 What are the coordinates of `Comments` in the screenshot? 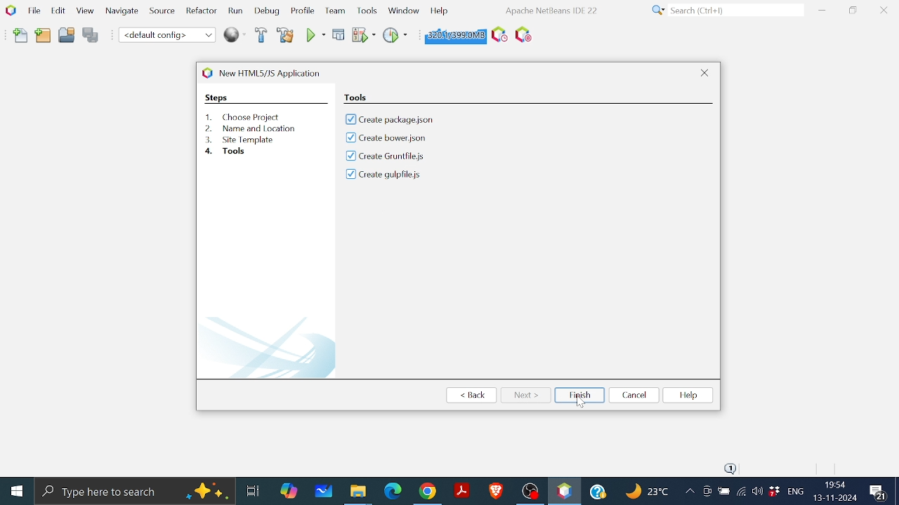 It's located at (877, 491).